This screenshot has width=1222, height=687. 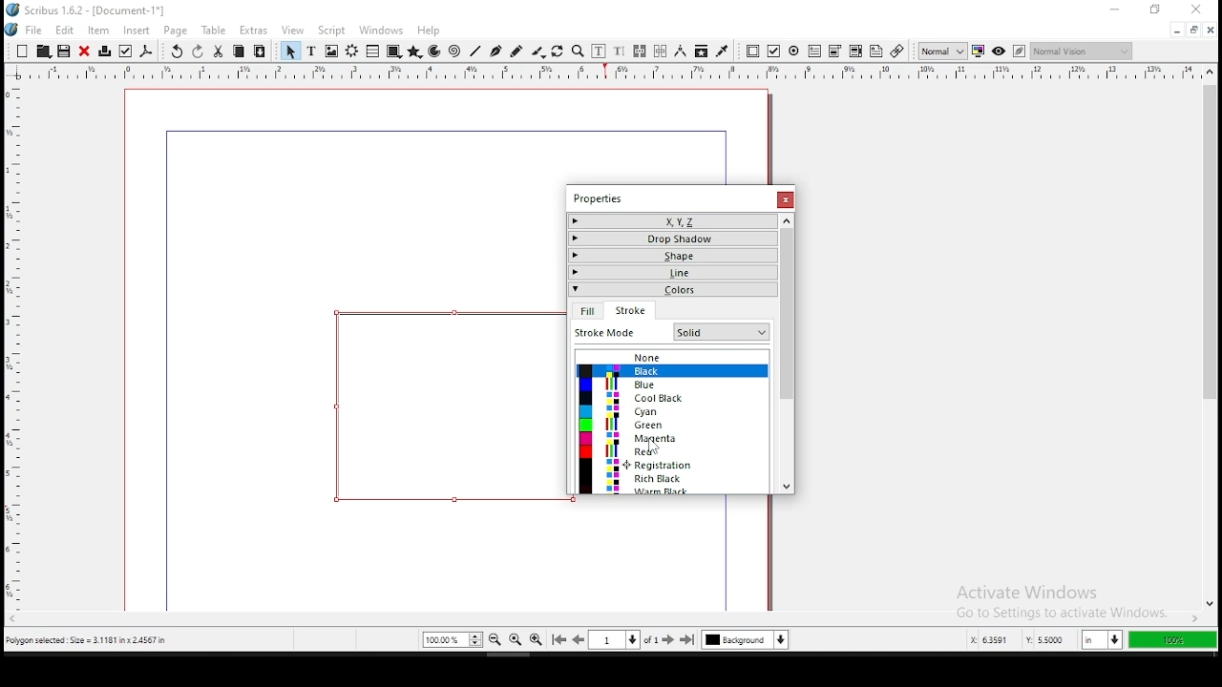 What do you see at coordinates (393, 52) in the screenshot?
I see `shape` at bounding box center [393, 52].